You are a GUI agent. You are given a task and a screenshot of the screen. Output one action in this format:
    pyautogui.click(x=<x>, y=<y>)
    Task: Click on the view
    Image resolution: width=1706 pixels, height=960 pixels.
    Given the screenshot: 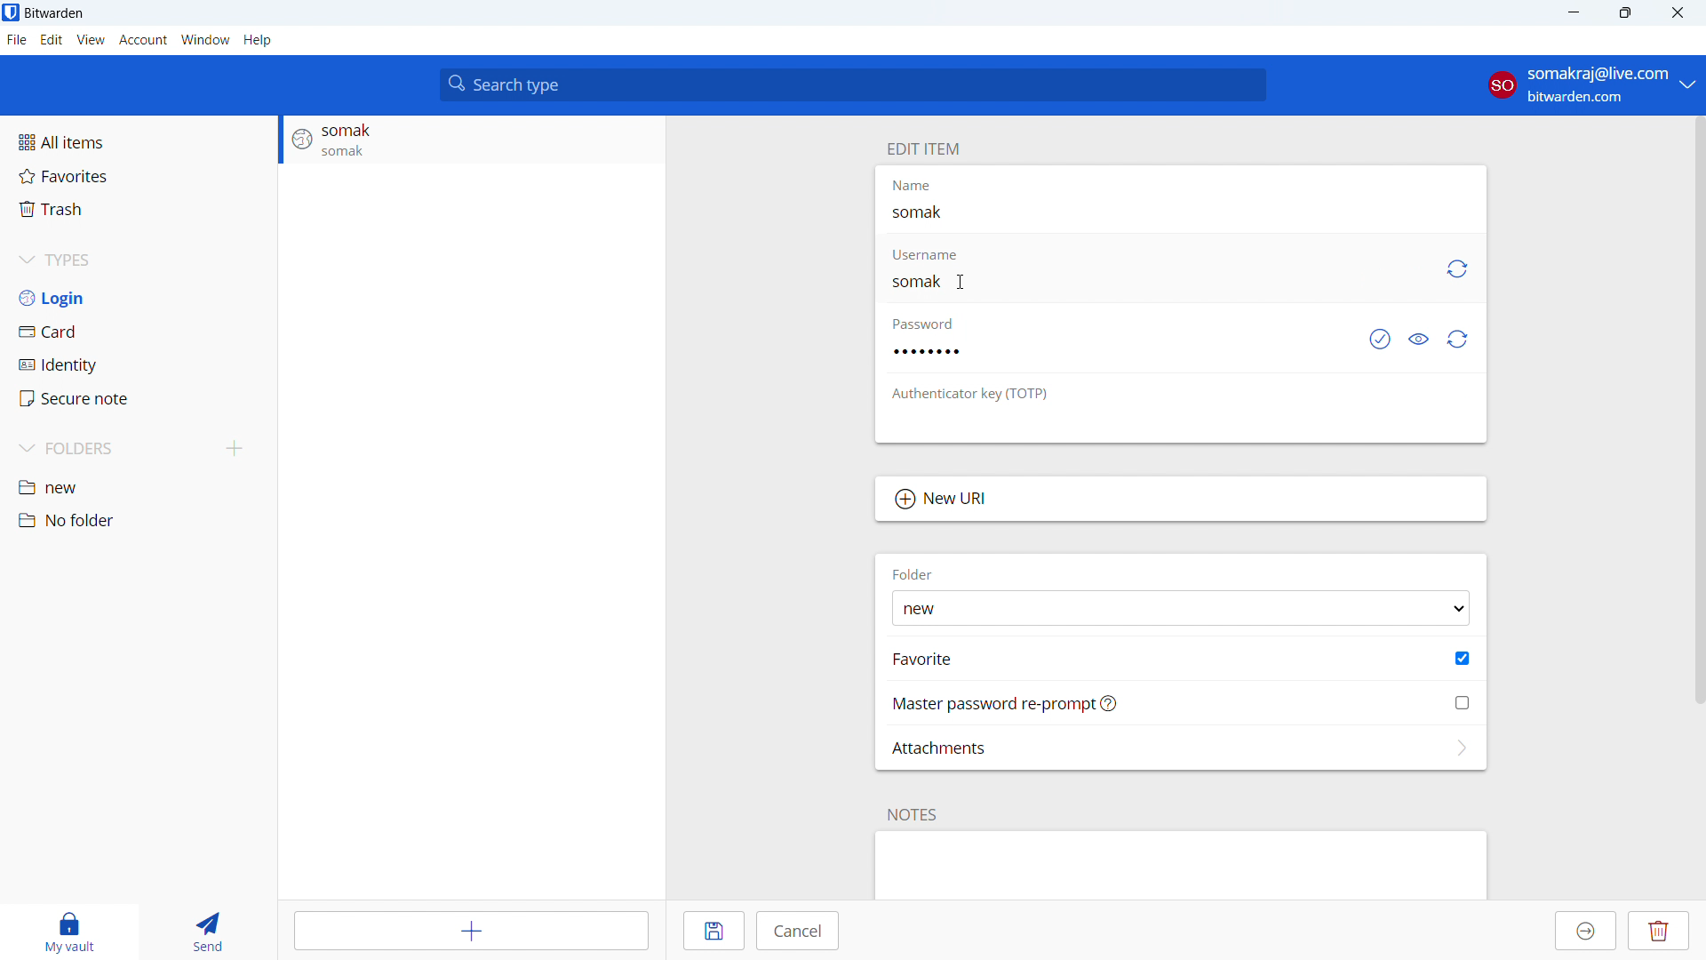 What is the action you would take?
    pyautogui.click(x=92, y=40)
    